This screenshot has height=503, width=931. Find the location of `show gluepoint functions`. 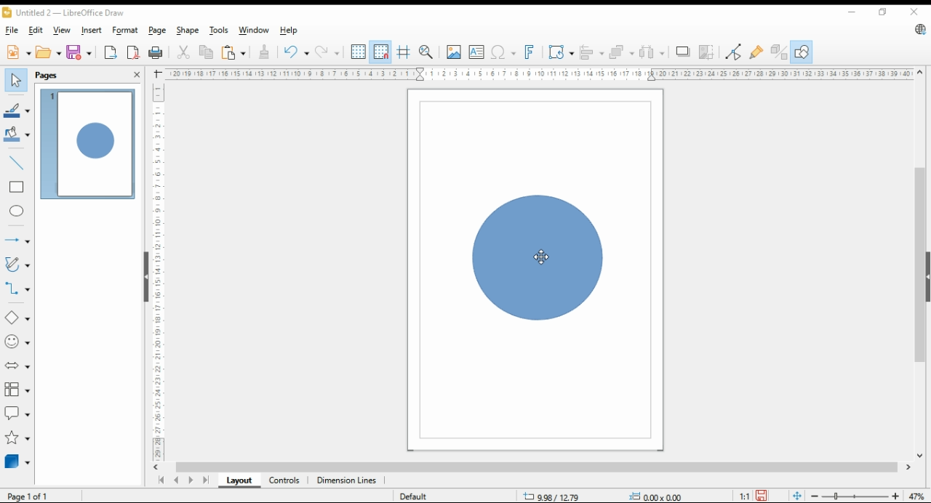

show gluepoint functions is located at coordinates (759, 51).